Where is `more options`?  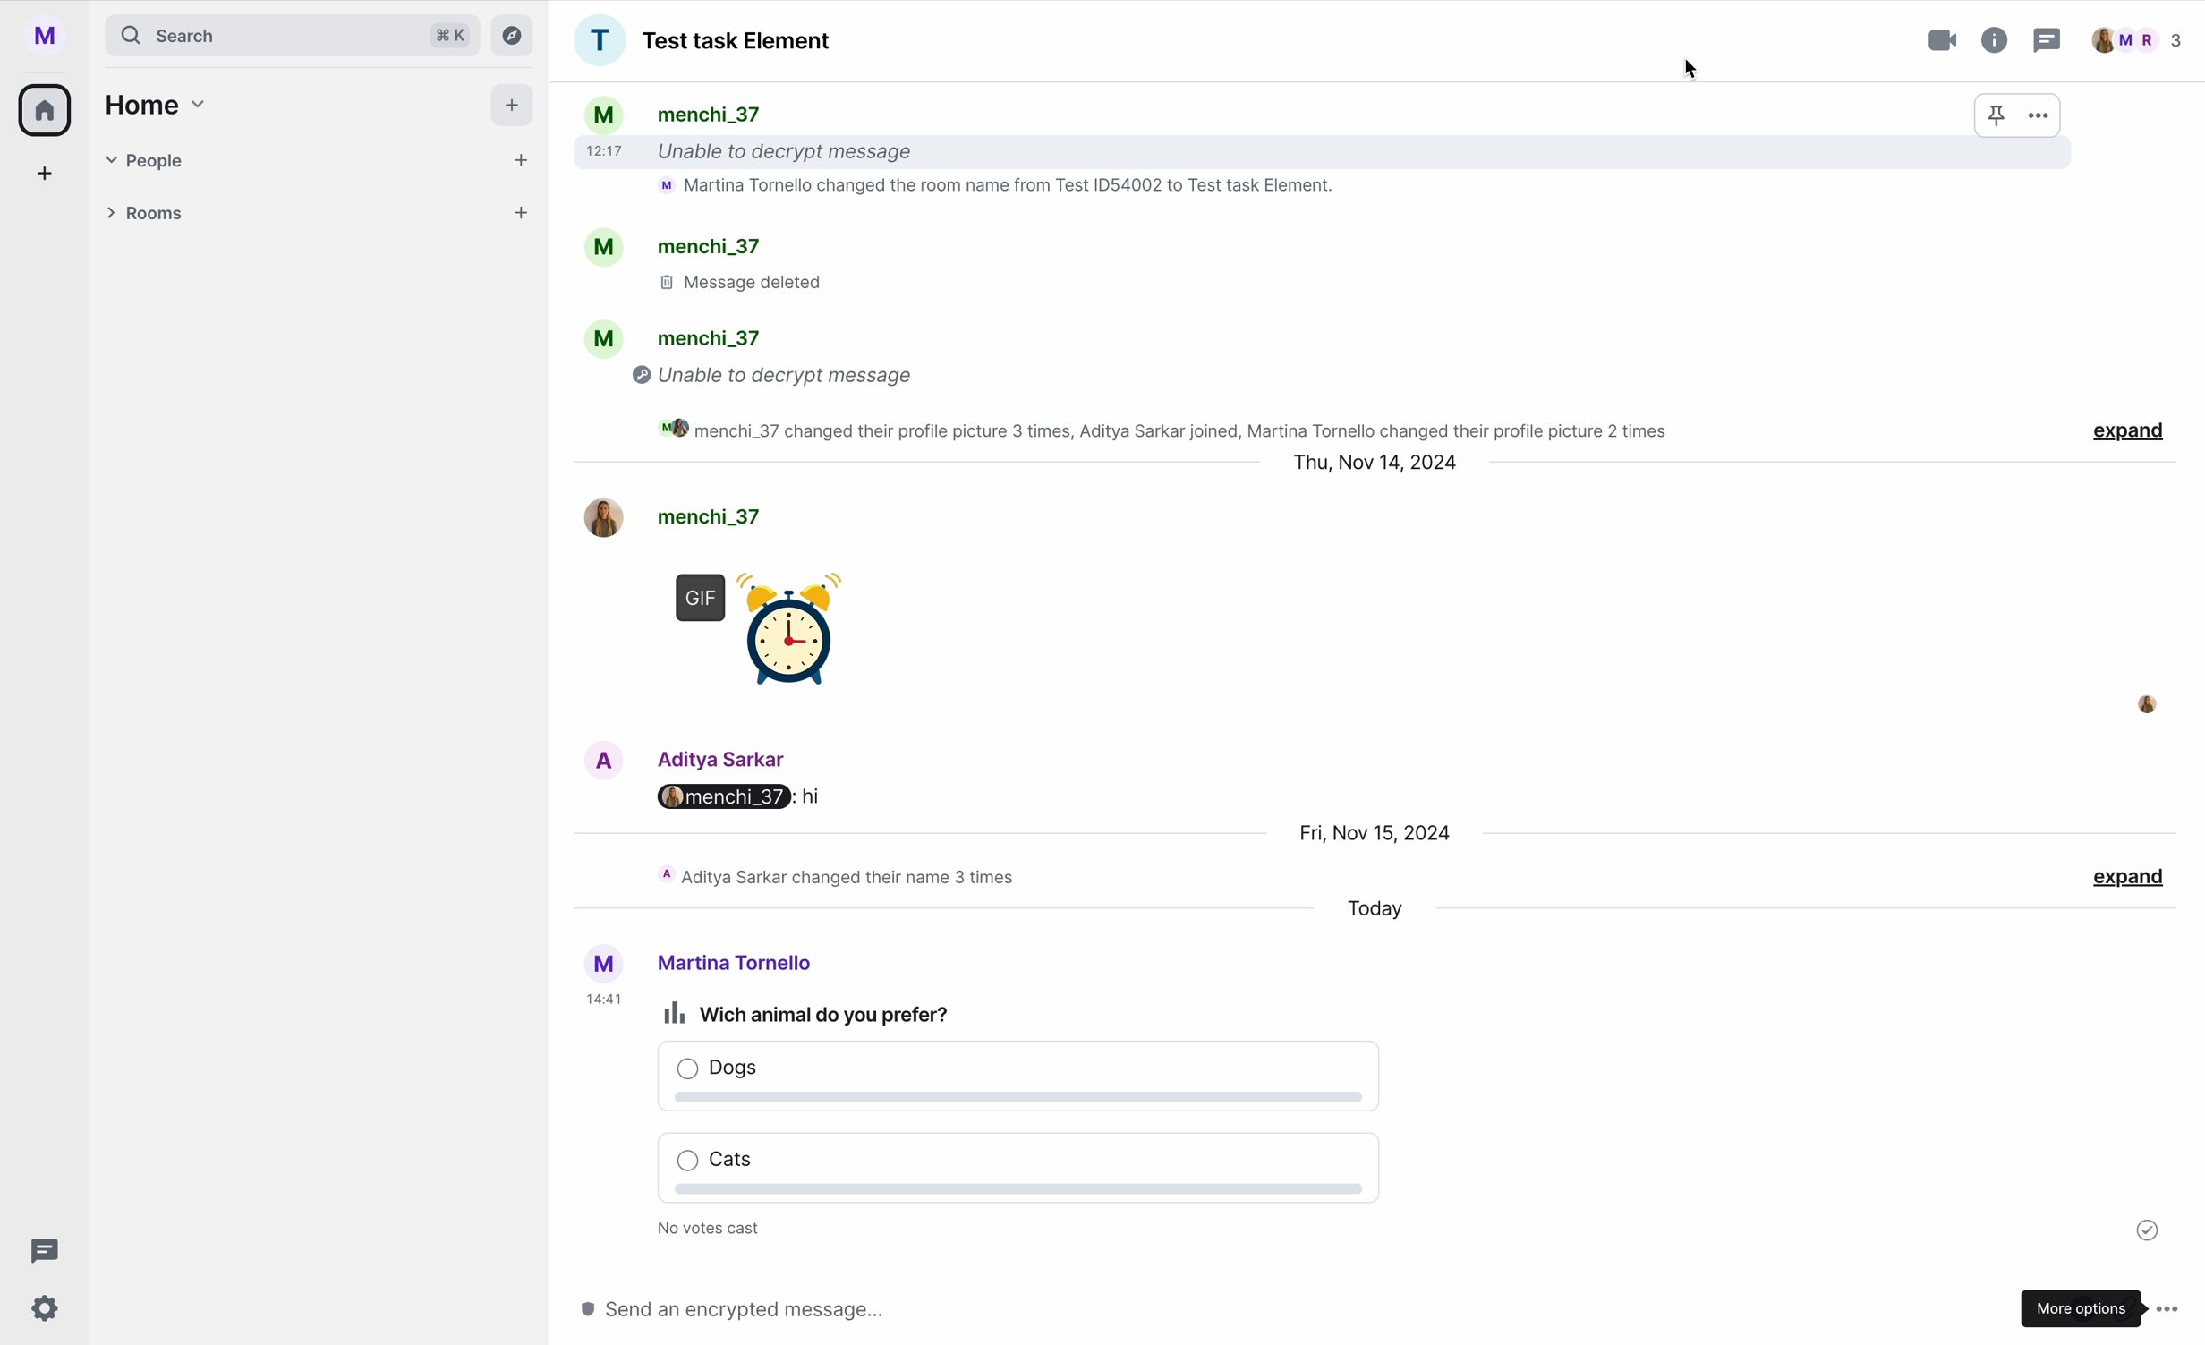 more options is located at coordinates (2104, 1305).